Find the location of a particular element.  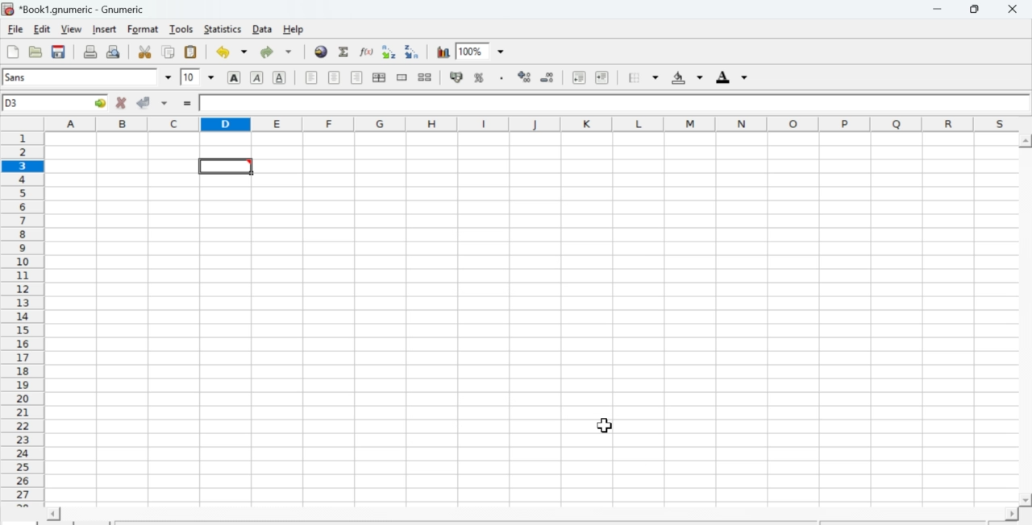

Italics is located at coordinates (256, 77).